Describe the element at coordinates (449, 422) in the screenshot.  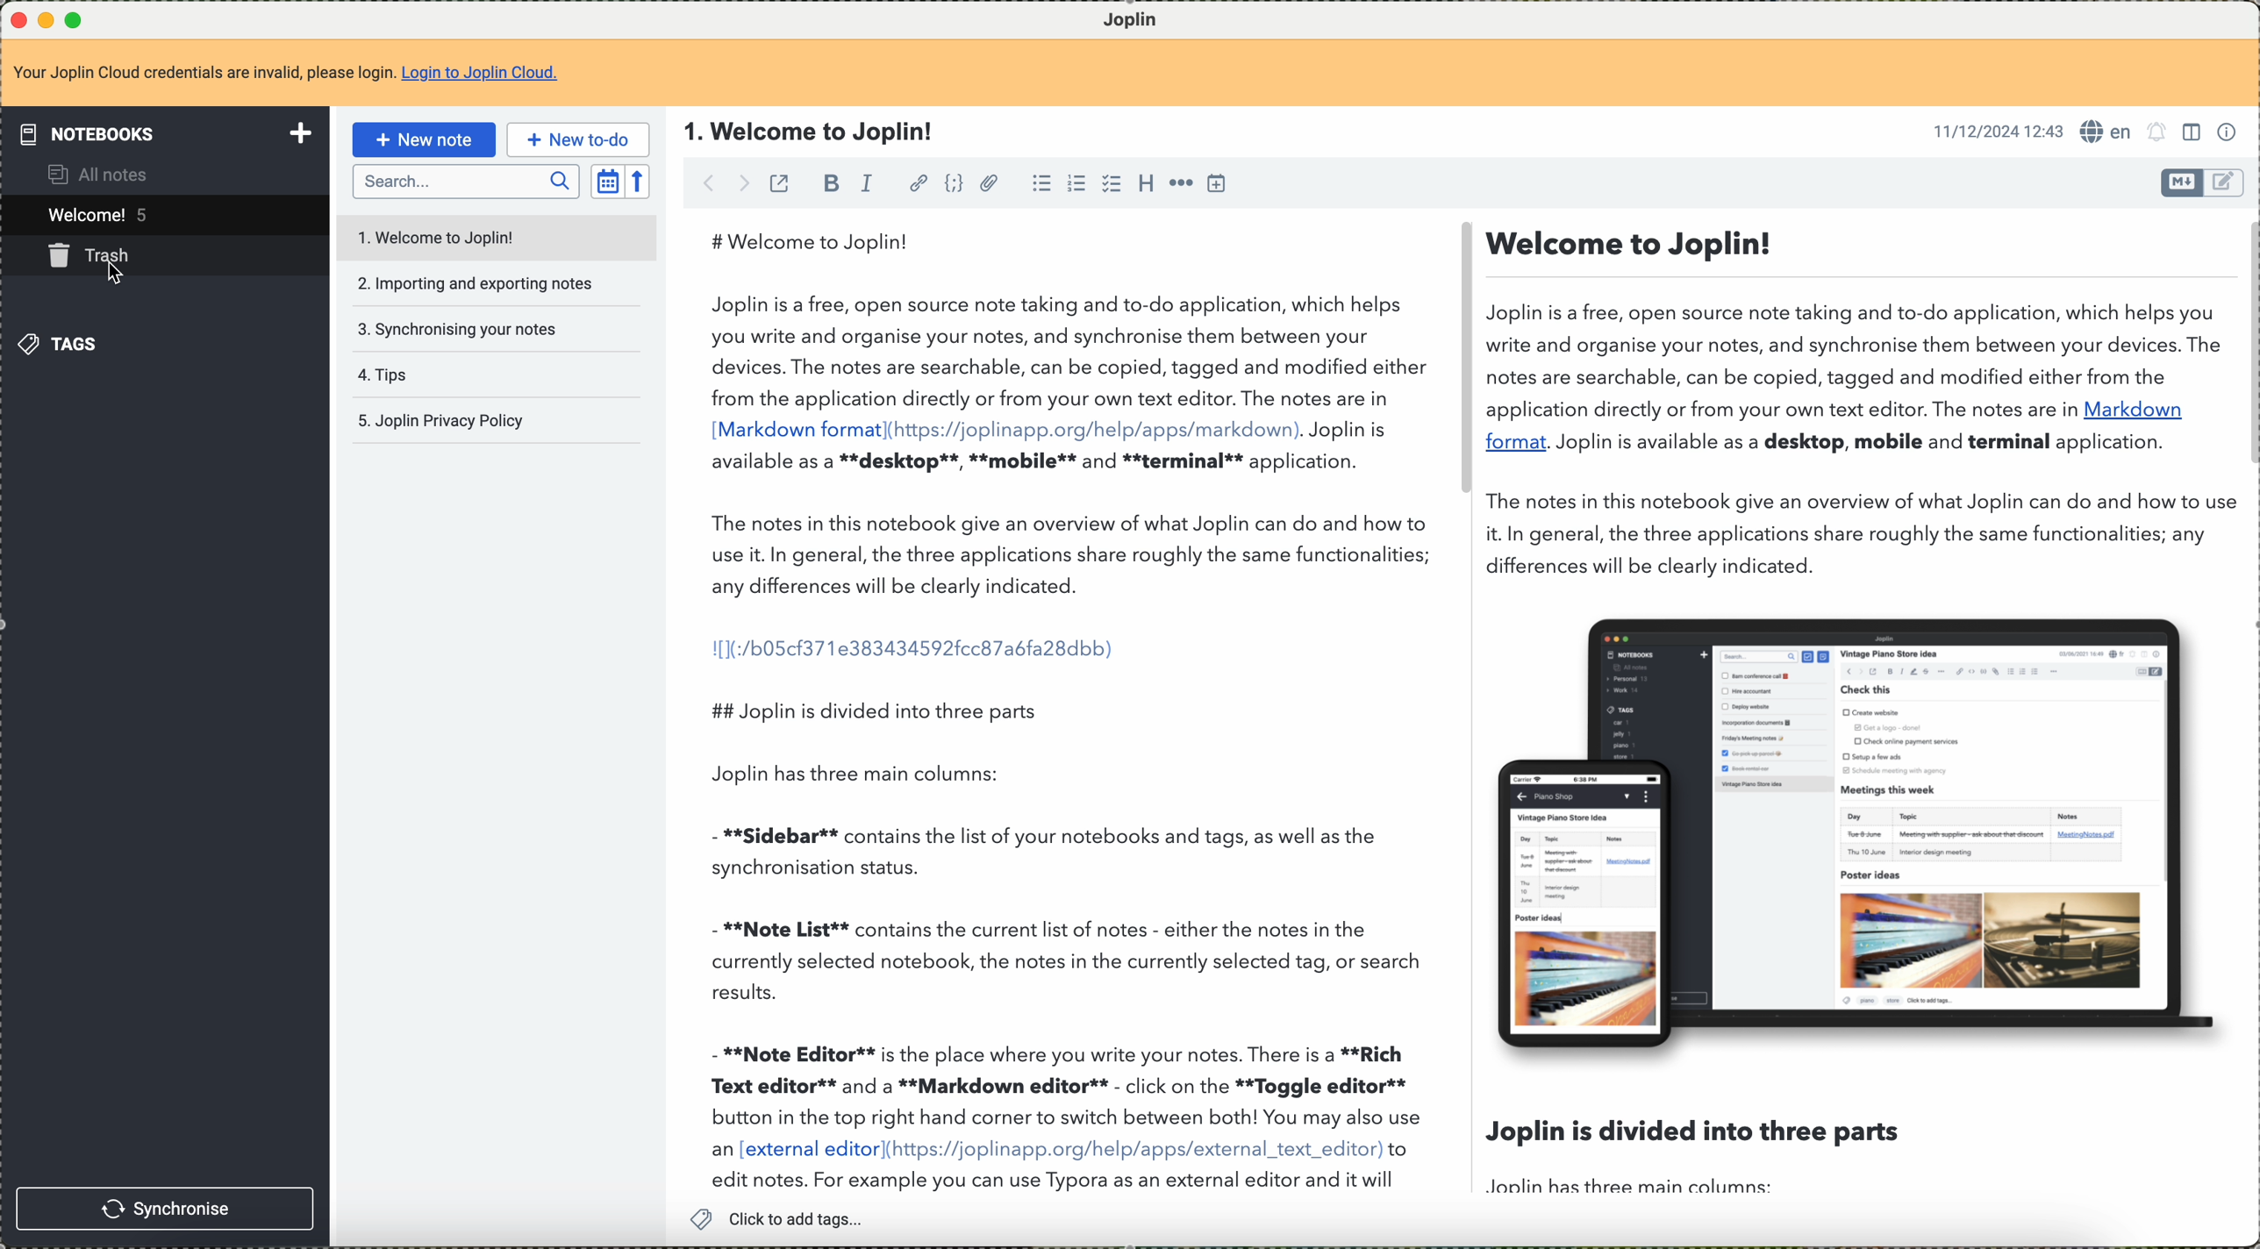
I see `Joplin privacy policy` at that location.